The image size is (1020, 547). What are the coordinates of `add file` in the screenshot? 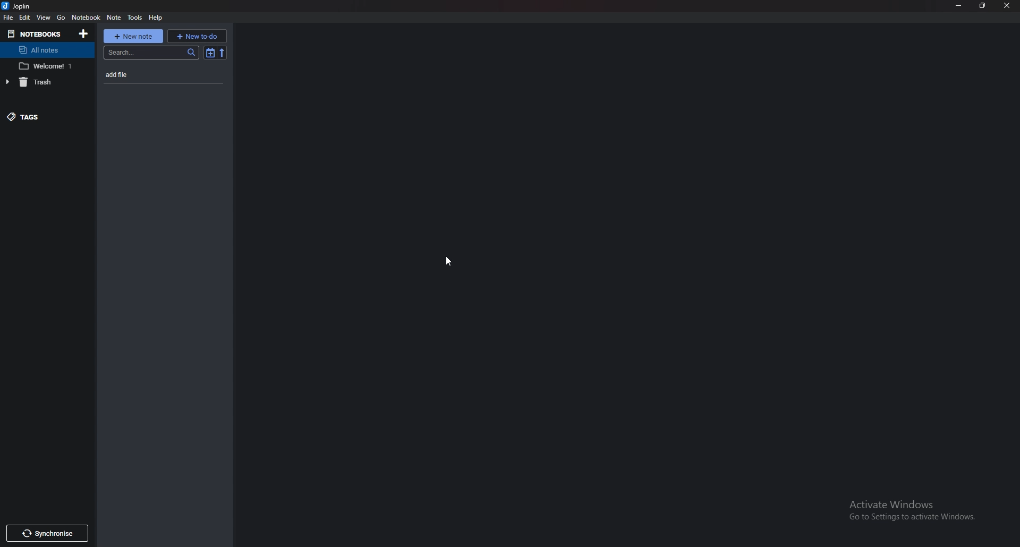 It's located at (148, 73).